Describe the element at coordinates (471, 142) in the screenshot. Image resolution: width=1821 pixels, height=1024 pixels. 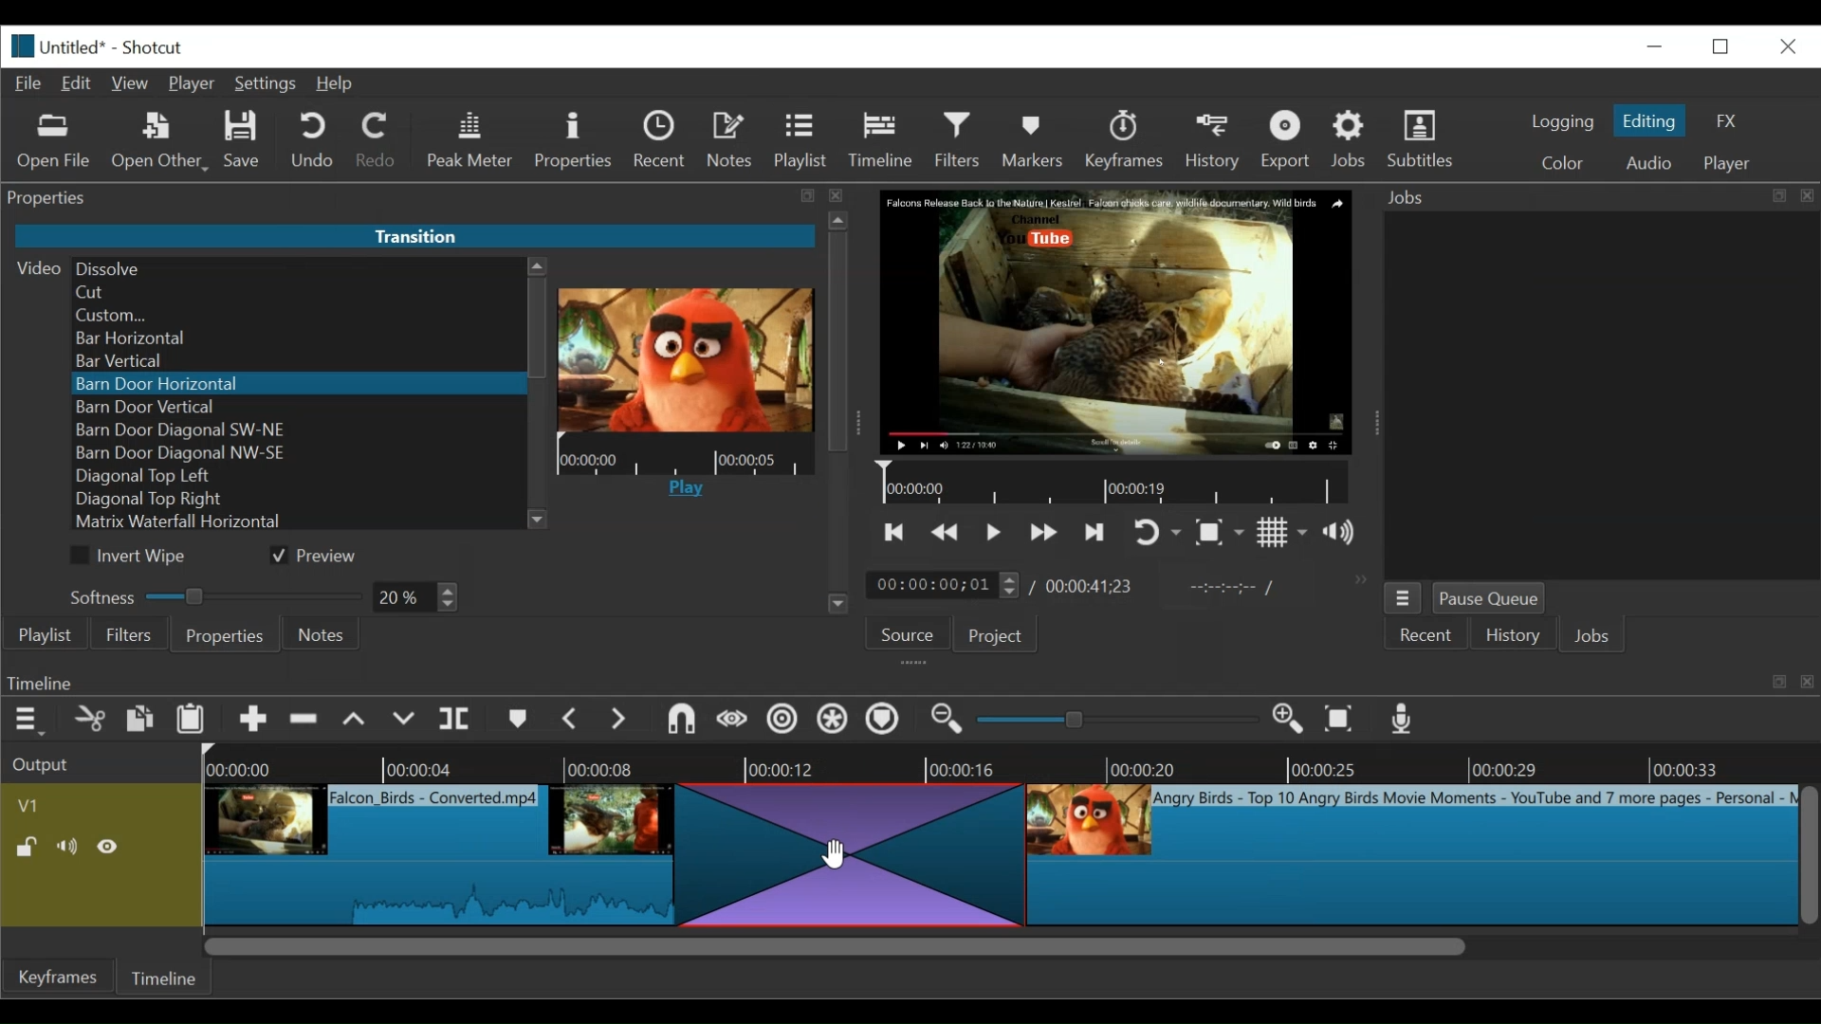
I see `Peak Meter` at that location.